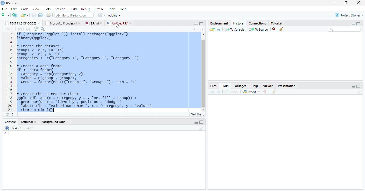  What do you see at coordinates (59, 9) in the screenshot?
I see `session` at bounding box center [59, 9].